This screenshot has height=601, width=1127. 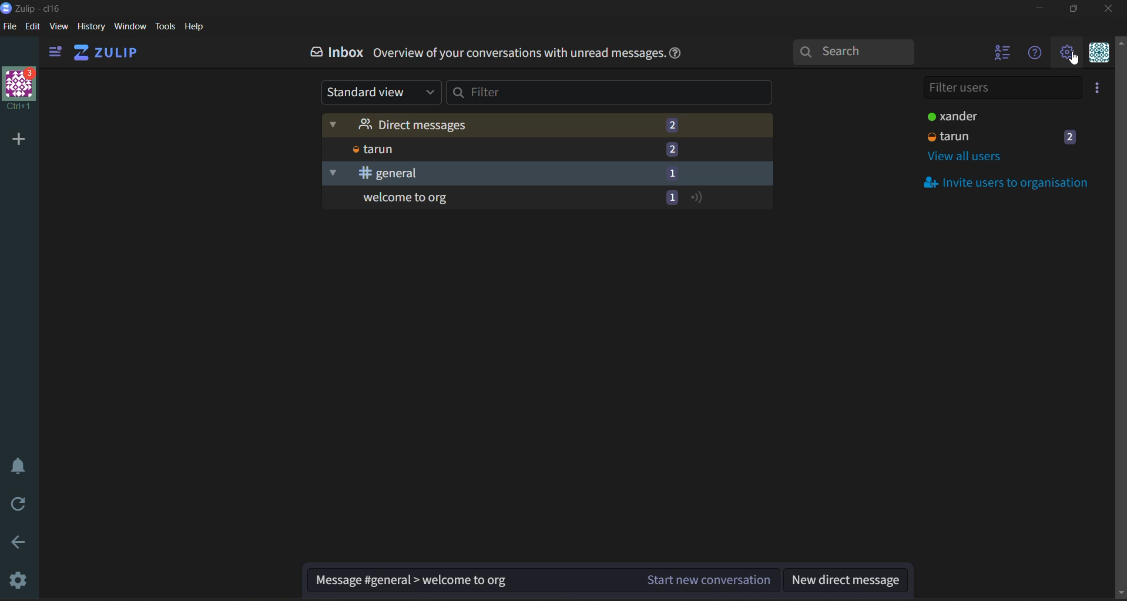 What do you see at coordinates (488, 125) in the screenshot?
I see `direct messages` at bounding box center [488, 125].